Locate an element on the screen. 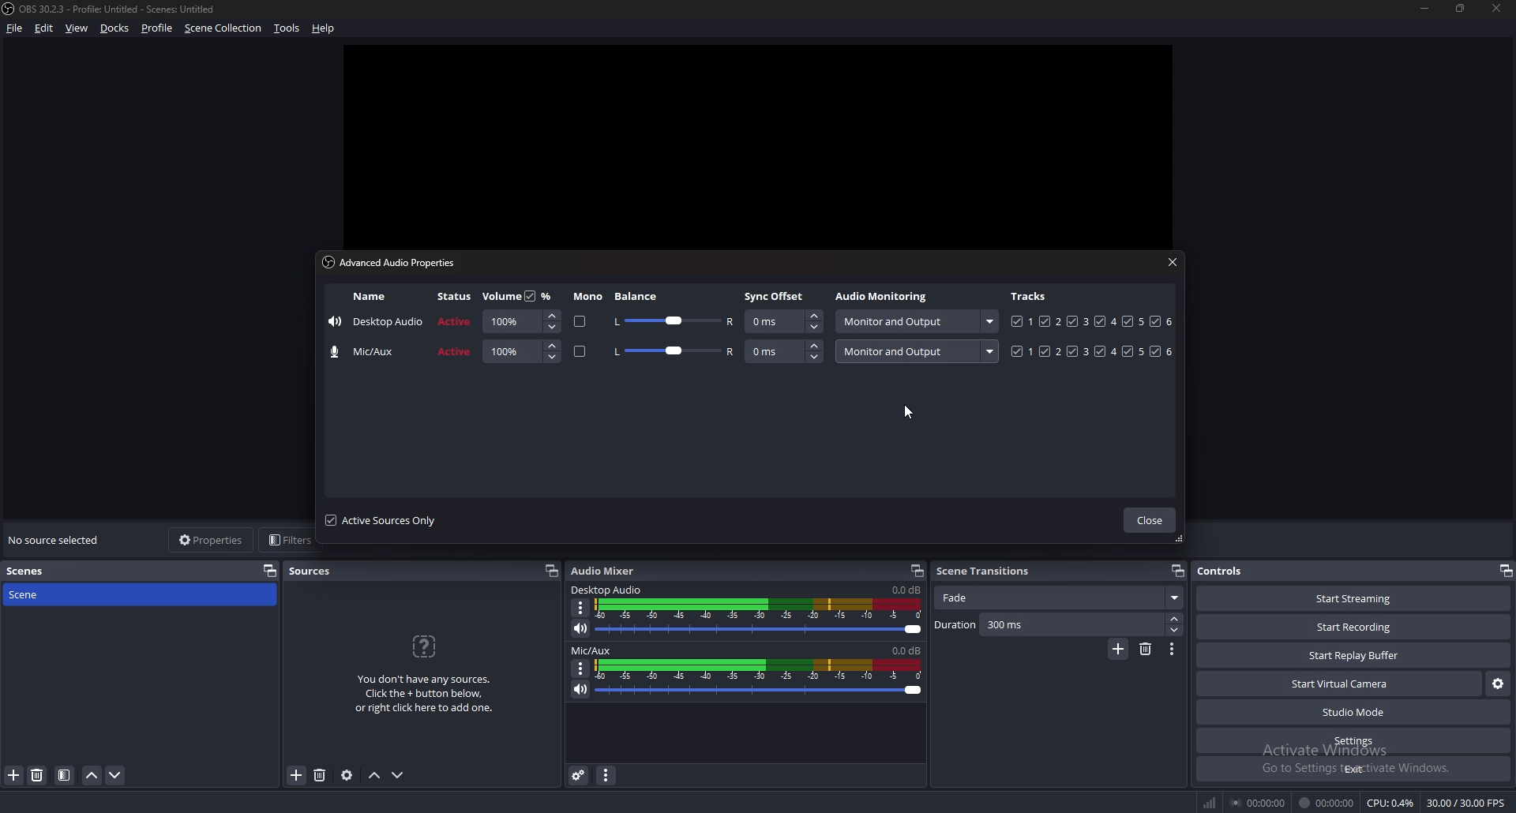 The image size is (1516, 813). volume adjust is located at coordinates (760, 688).